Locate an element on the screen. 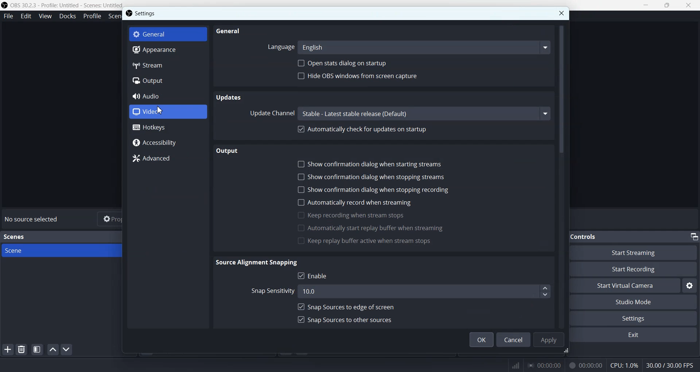 The image size is (700, 372). Automatically check for updates on startup is located at coordinates (367, 129).